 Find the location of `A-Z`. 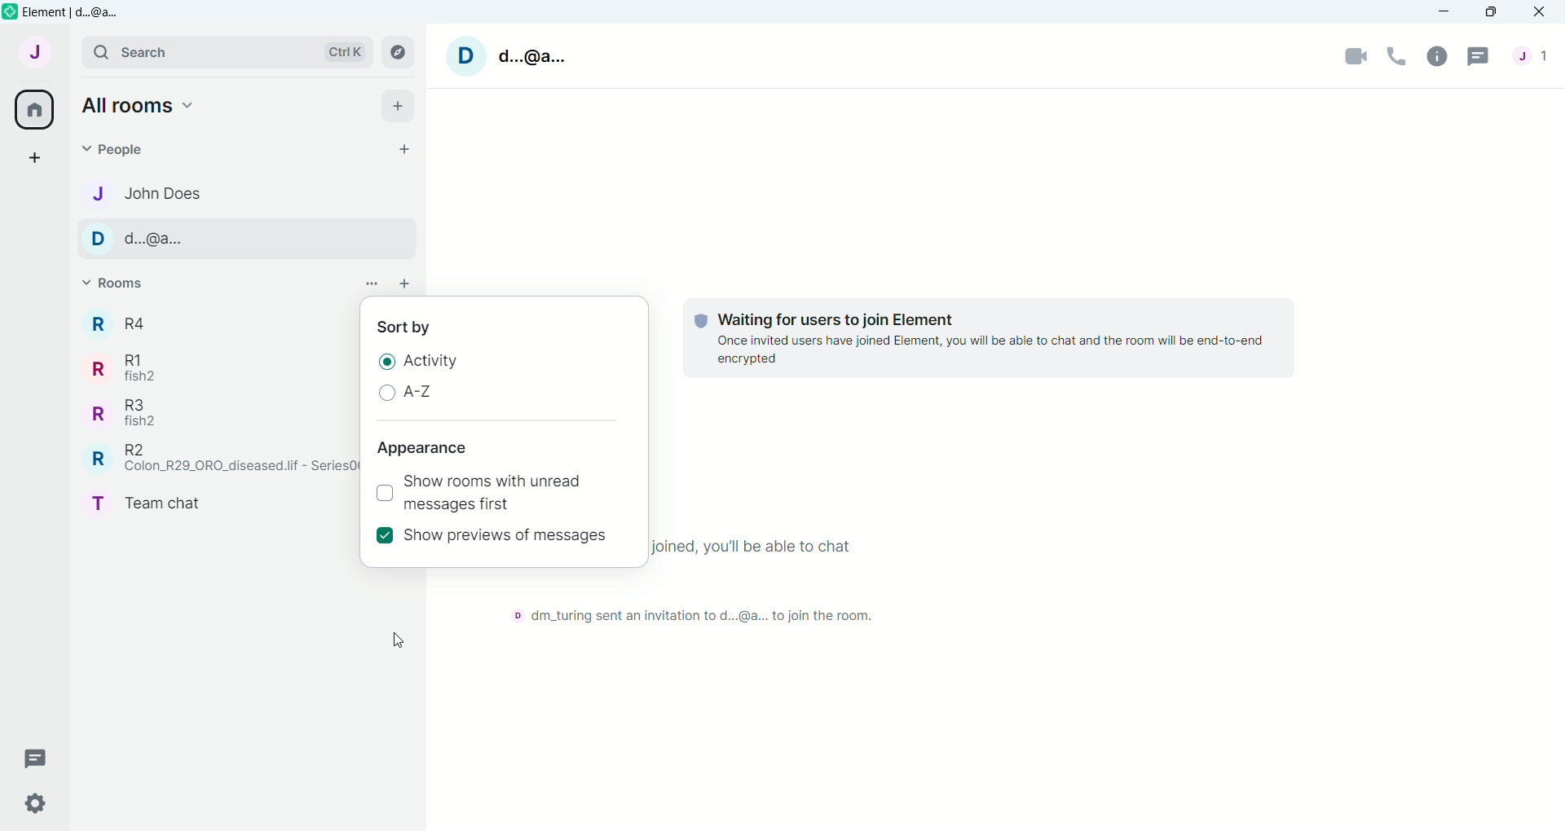

A-Z is located at coordinates (418, 393).